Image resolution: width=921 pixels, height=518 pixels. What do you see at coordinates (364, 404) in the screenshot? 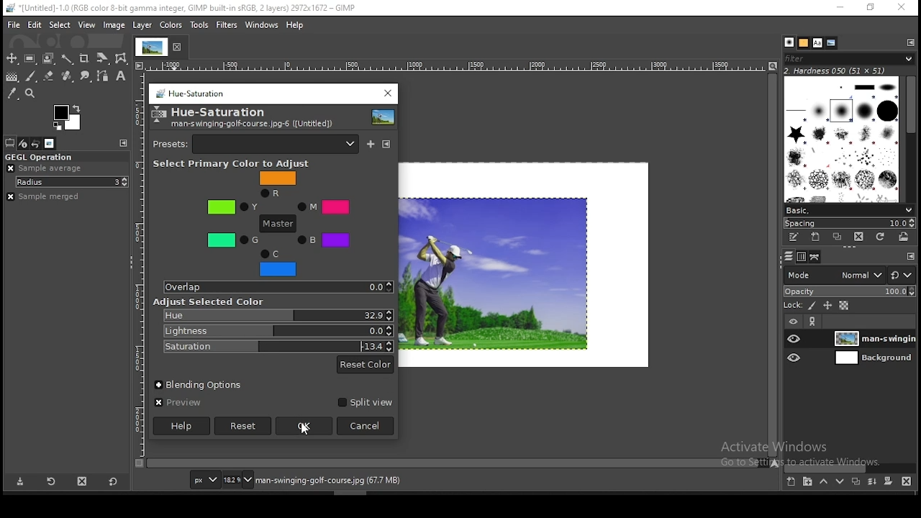
I see `split view` at bounding box center [364, 404].